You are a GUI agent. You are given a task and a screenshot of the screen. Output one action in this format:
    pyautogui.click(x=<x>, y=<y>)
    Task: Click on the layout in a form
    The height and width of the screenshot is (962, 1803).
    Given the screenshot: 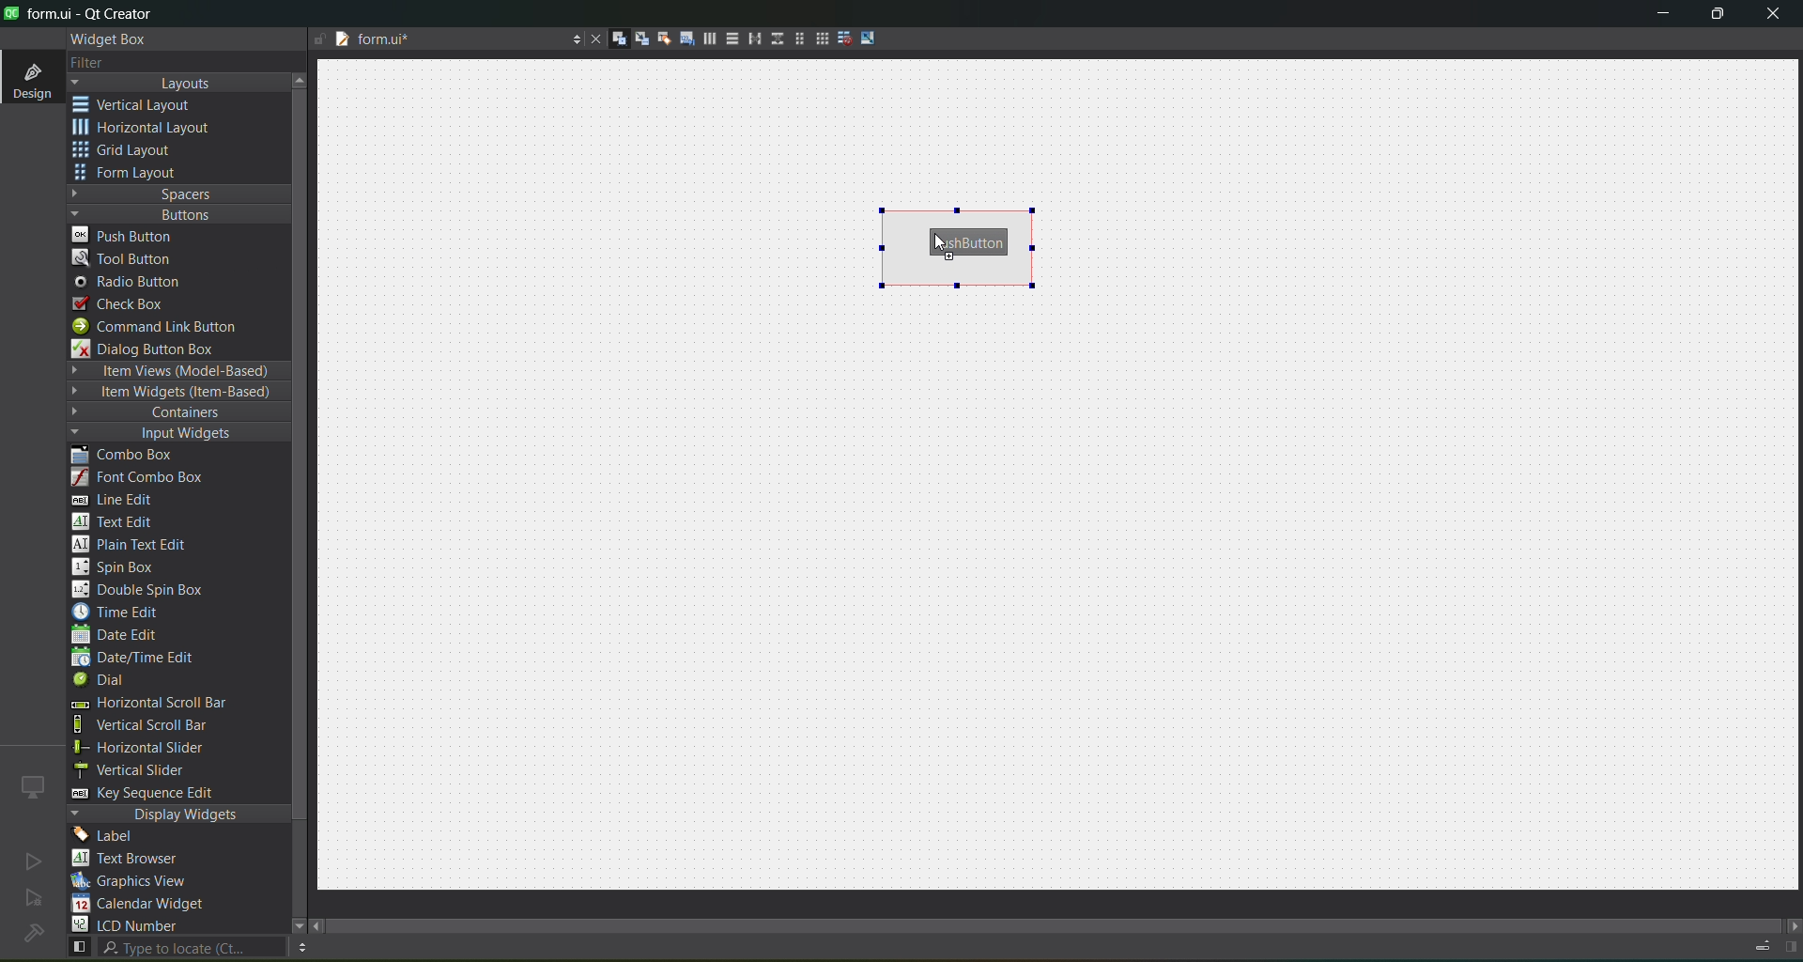 What is the action you would take?
    pyautogui.click(x=794, y=39)
    